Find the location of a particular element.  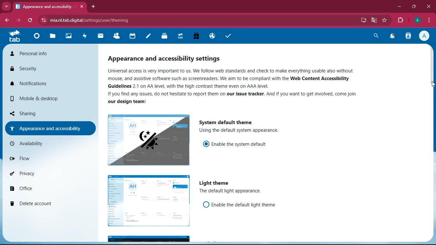

calendar is located at coordinates (132, 36).